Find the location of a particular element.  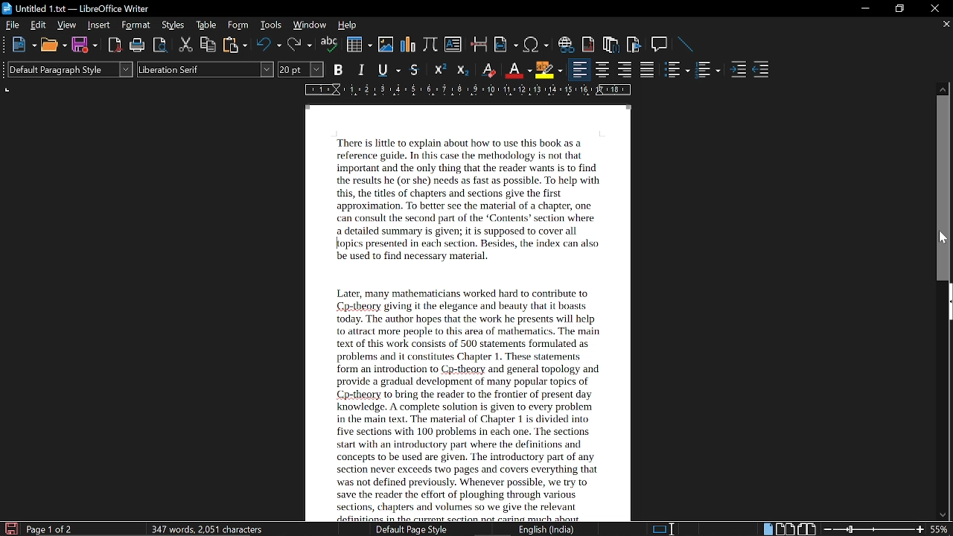

view is located at coordinates (67, 25).